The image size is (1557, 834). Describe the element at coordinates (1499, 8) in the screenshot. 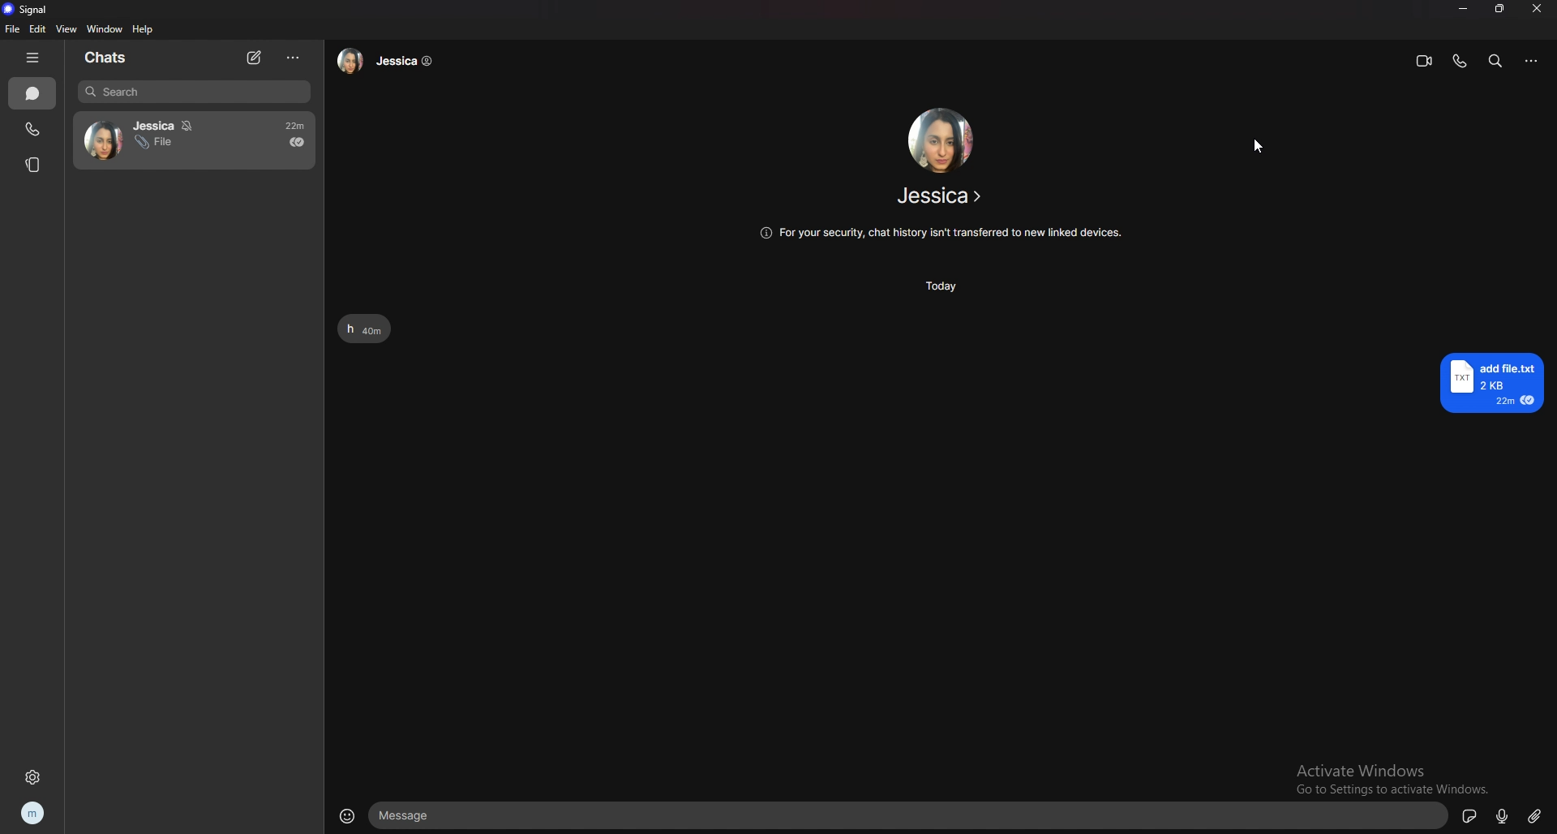

I see `resize` at that location.